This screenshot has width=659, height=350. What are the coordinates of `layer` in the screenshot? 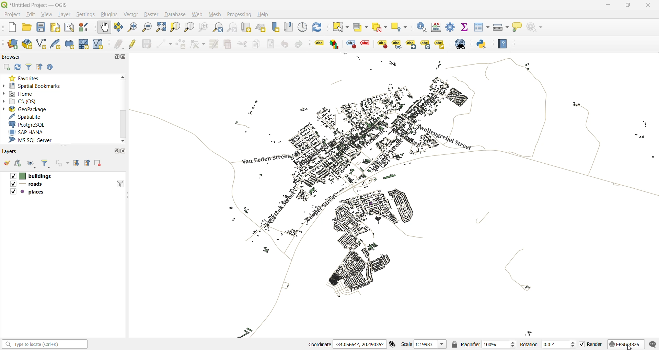 It's located at (64, 15).